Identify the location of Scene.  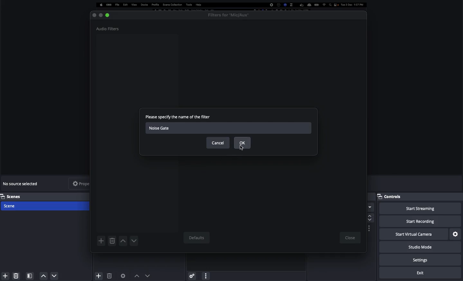
(46, 206).